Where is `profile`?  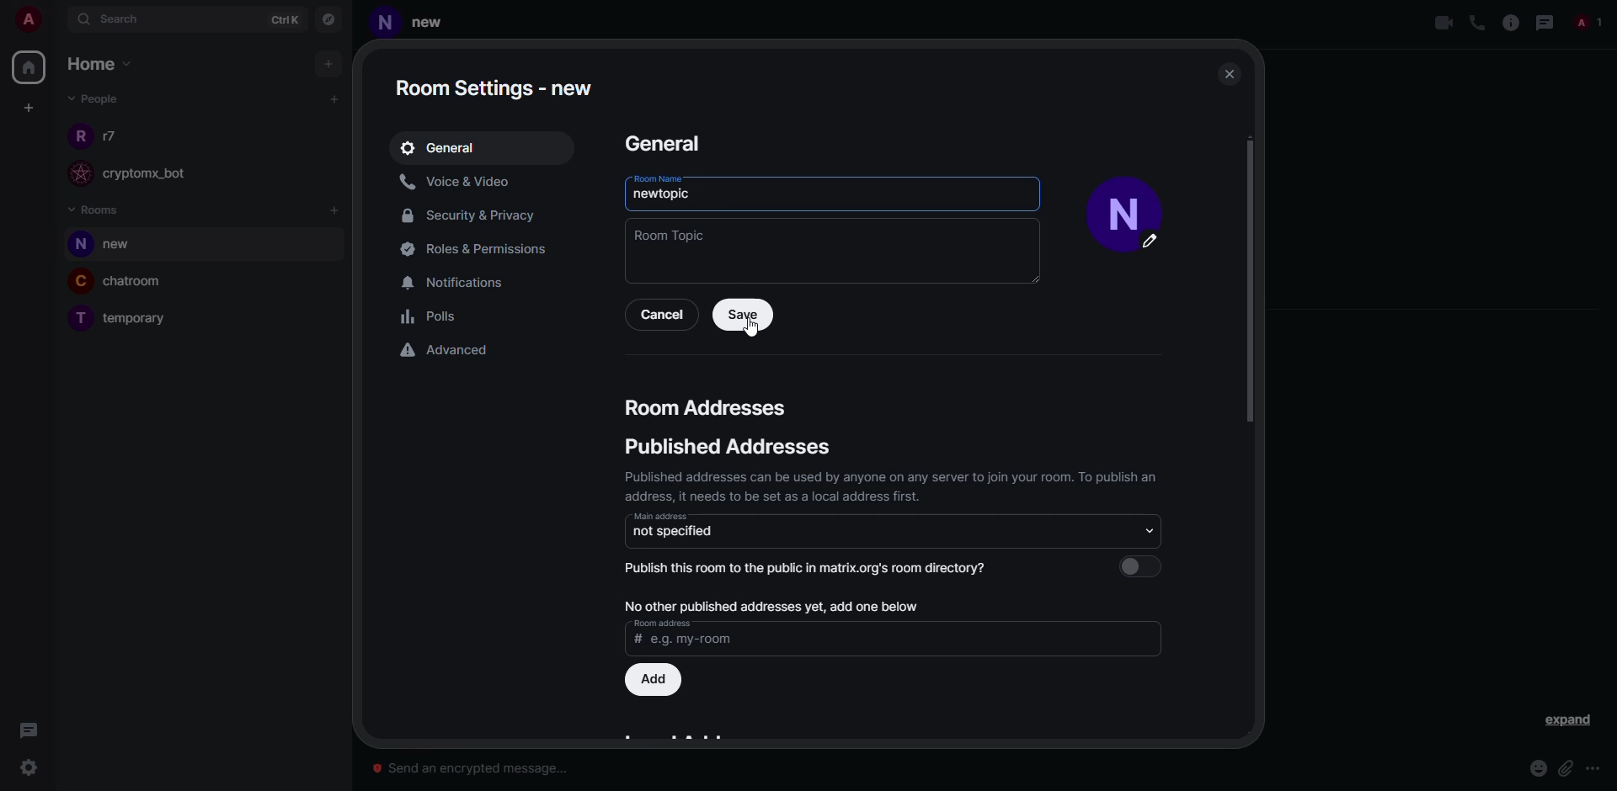
profile is located at coordinates (1118, 198).